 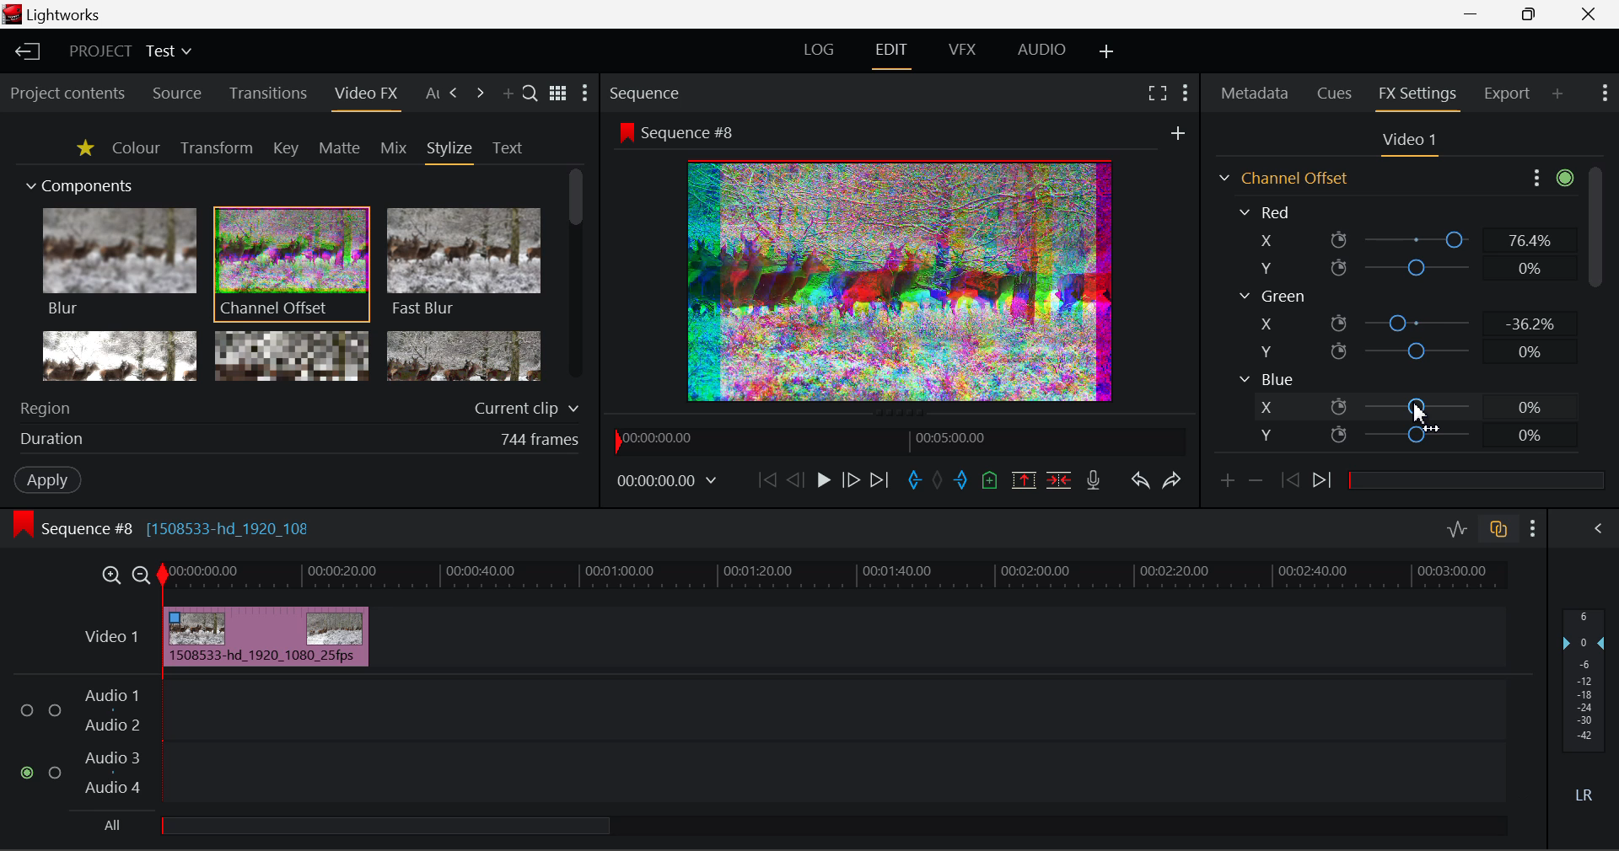 What do you see at coordinates (1027, 481) in the screenshot?
I see `Remove marked Section` at bounding box center [1027, 481].